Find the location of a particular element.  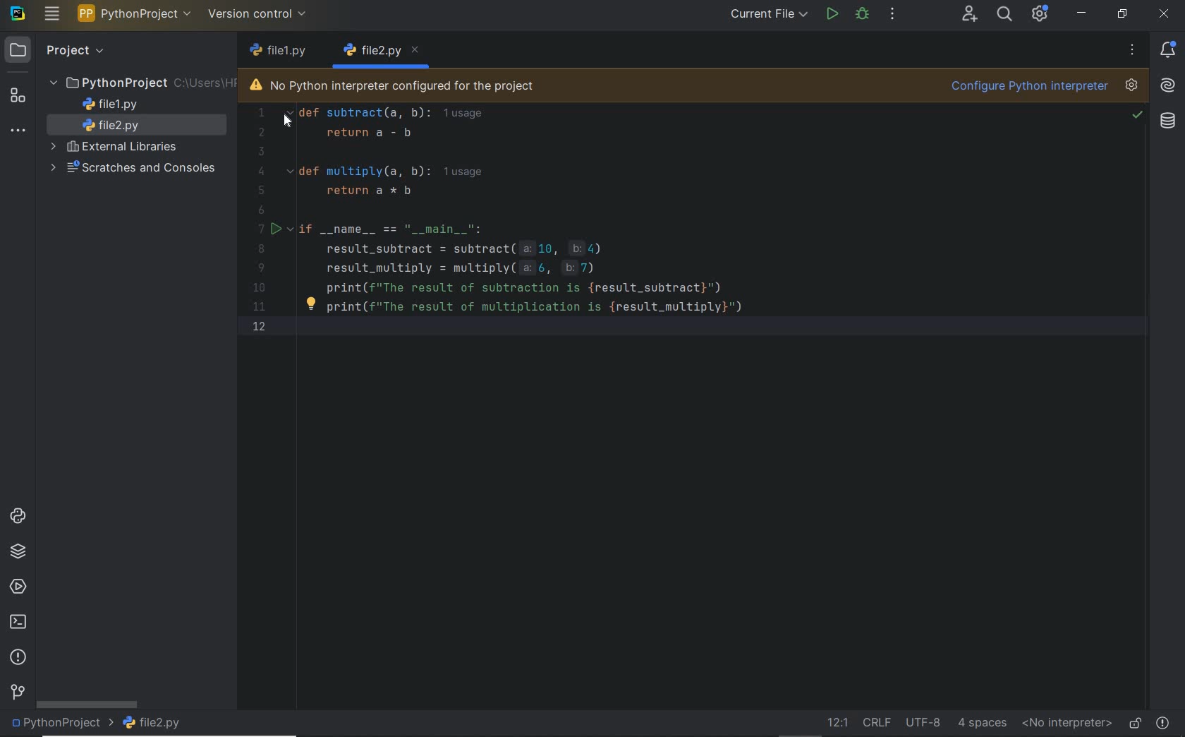

minimize is located at coordinates (1081, 13).